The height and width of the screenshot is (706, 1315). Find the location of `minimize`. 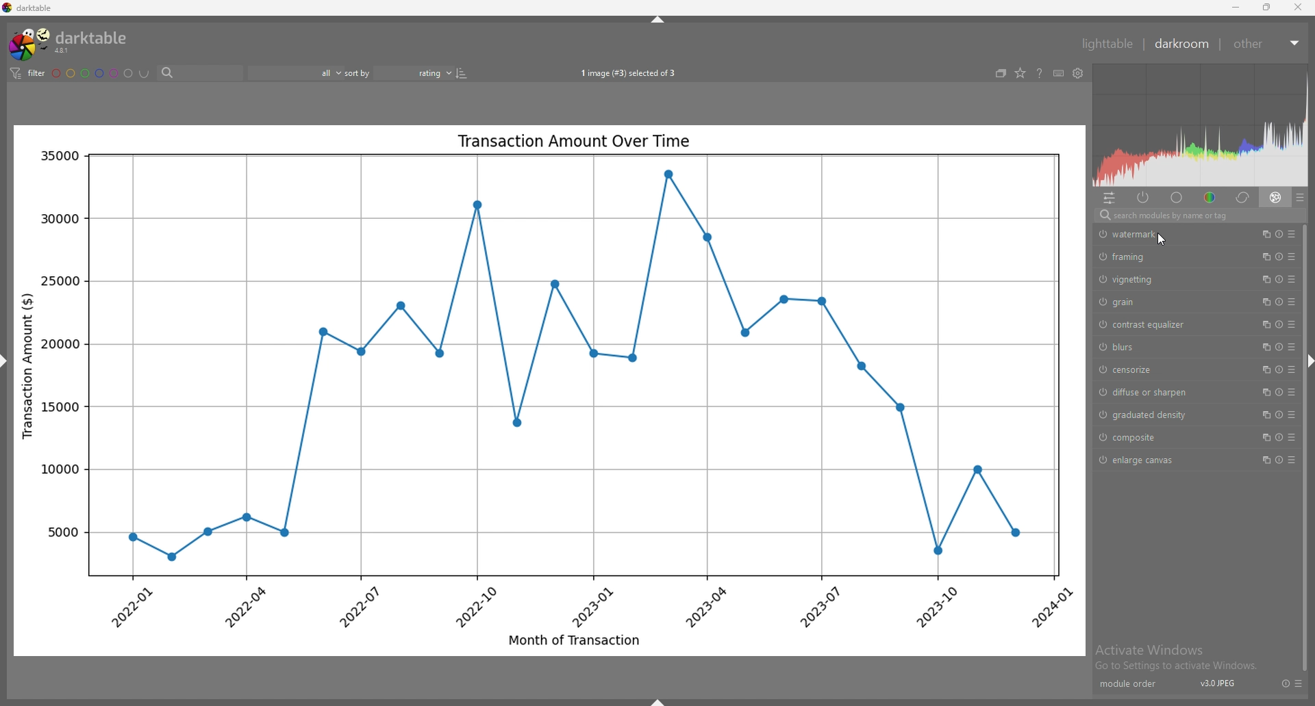

minimize is located at coordinates (1235, 8).